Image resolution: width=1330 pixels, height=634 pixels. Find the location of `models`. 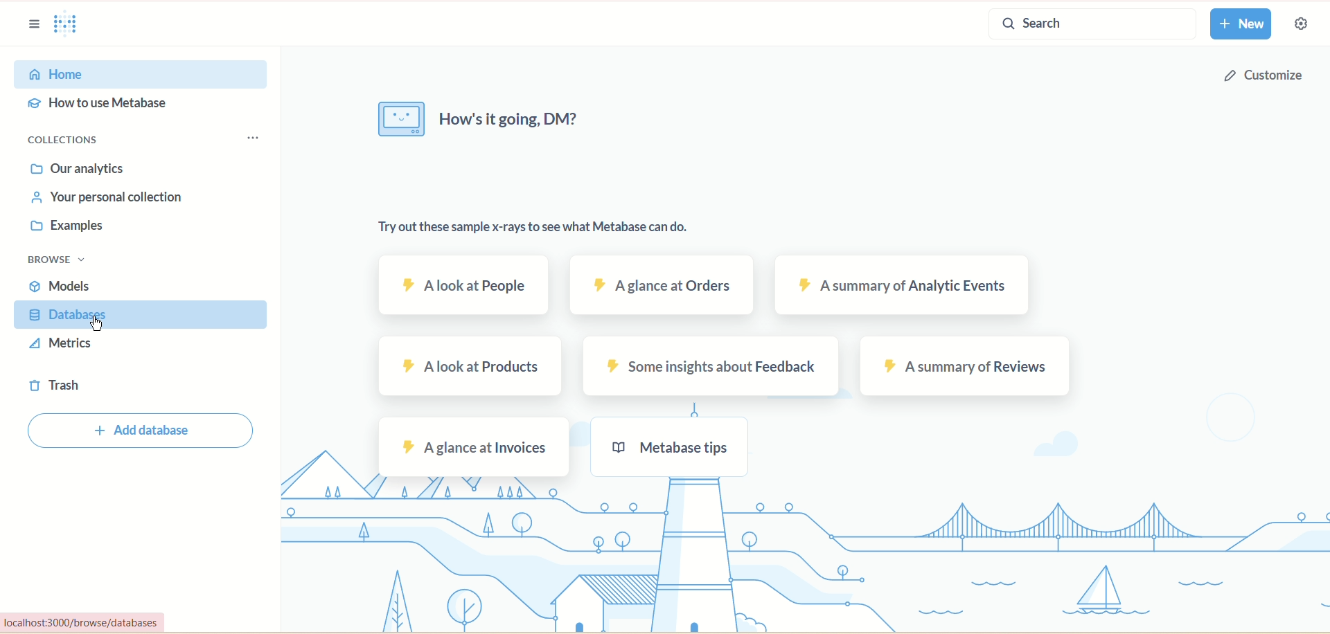

models is located at coordinates (60, 285).